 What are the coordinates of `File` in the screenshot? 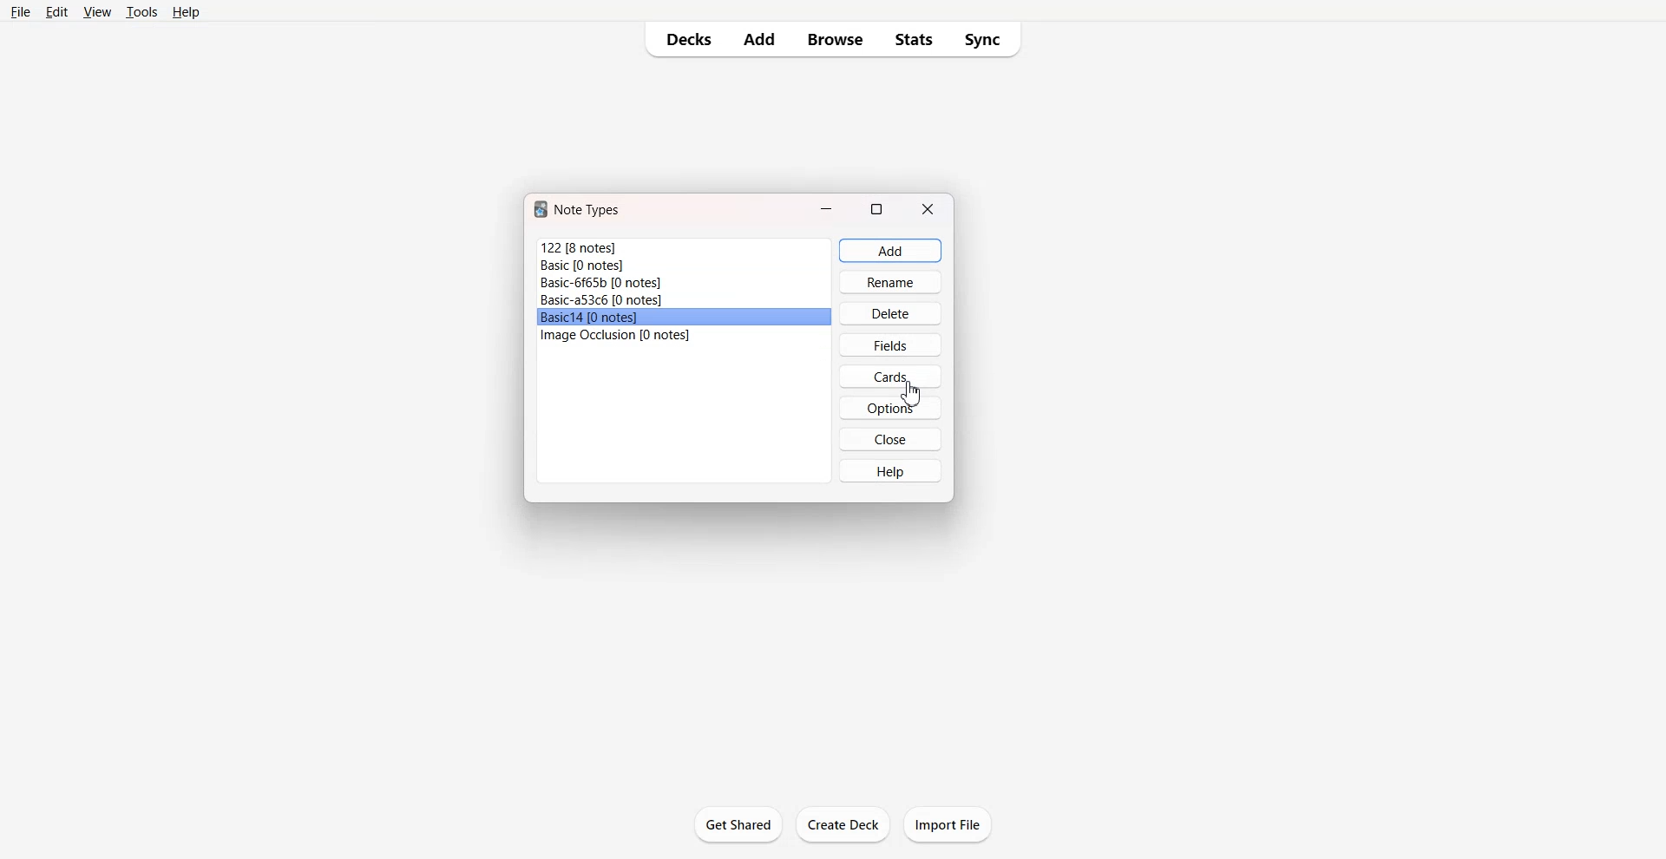 It's located at (683, 336).